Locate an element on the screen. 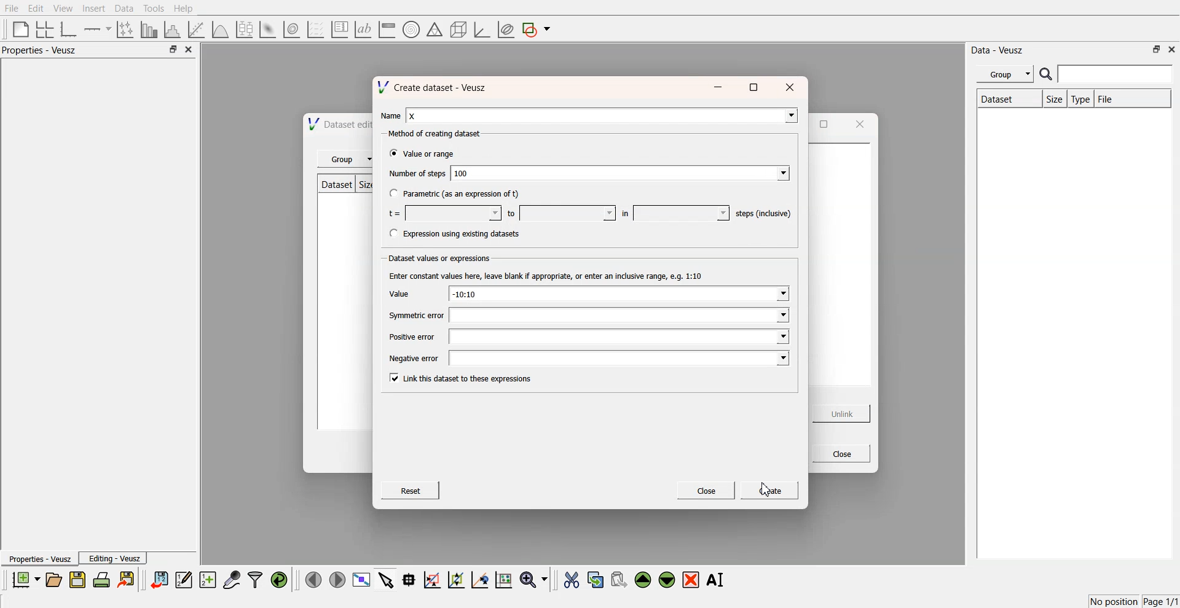 The image size is (1180, 608). 100 is located at coordinates (621, 173).